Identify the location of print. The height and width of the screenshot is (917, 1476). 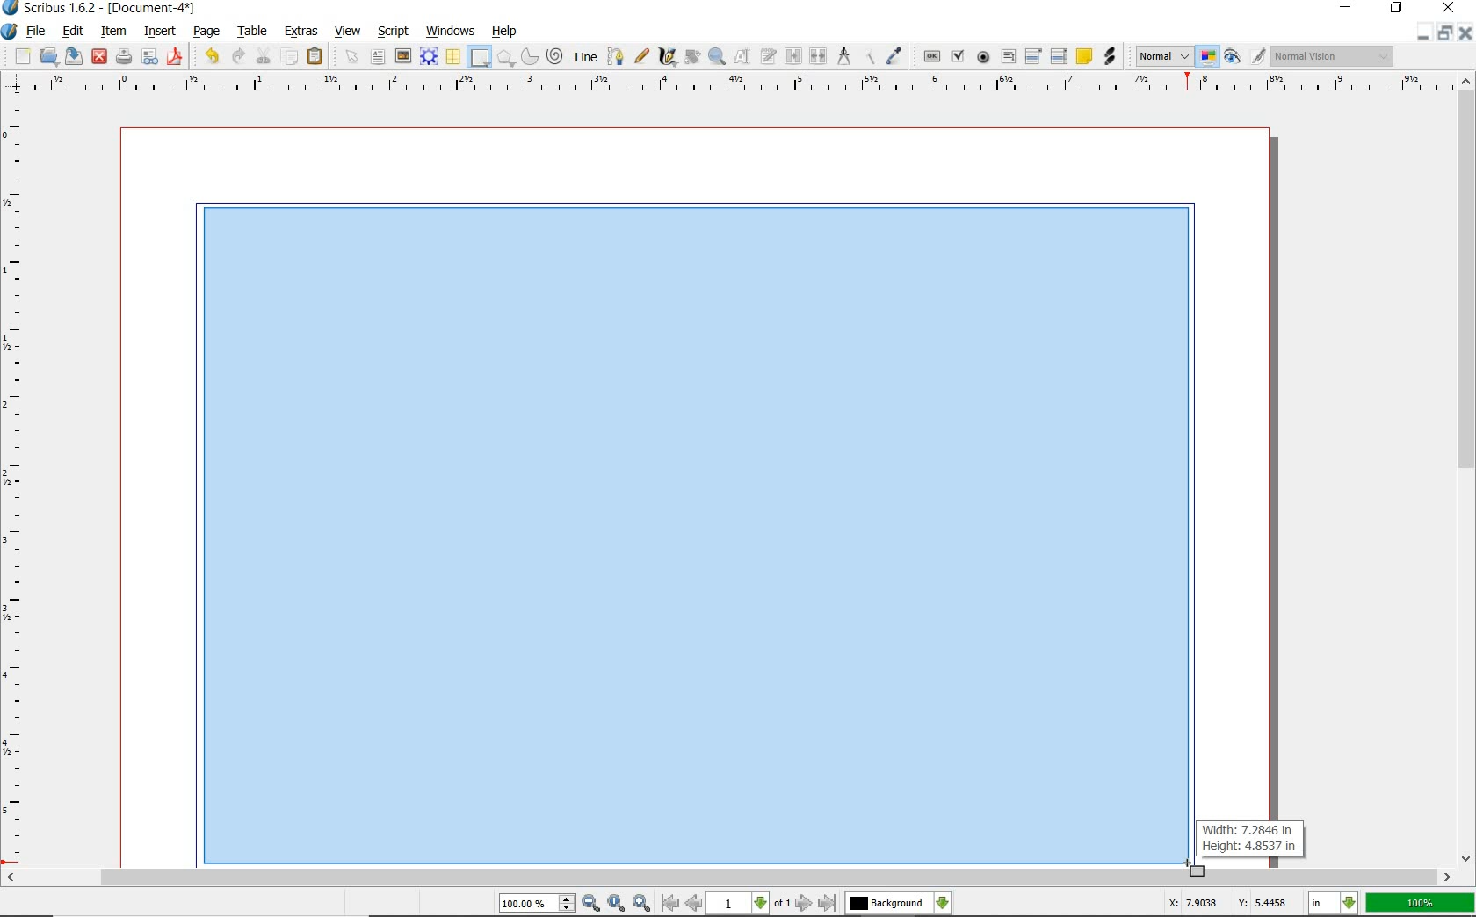
(122, 57).